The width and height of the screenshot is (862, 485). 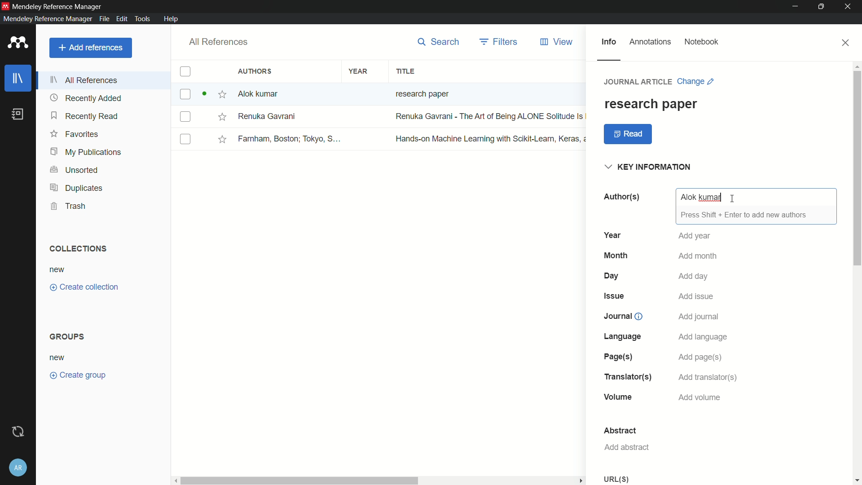 I want to click on url, so click(x=616, y=479).